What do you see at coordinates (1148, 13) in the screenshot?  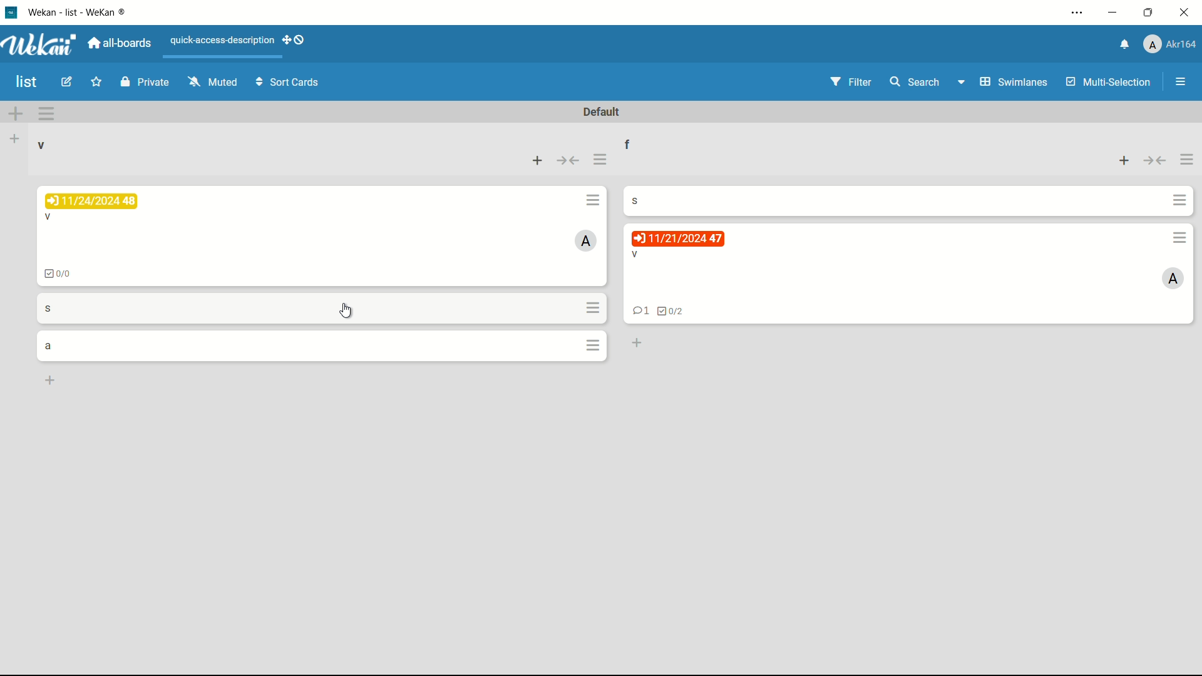 I see `maximize` at bounding box center [1148, 13].